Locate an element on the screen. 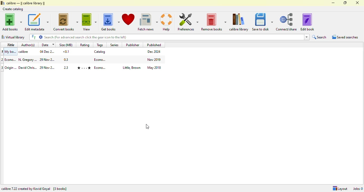 The image size is (364, 192). catalog is located at coordinates (100, 51).